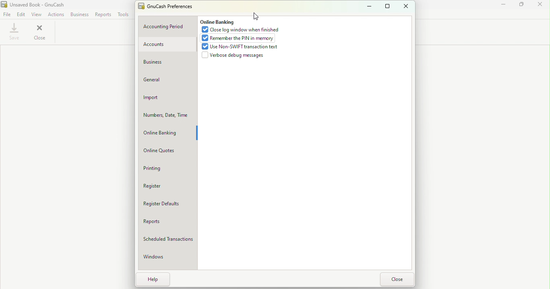  I want to click on Printing, so click(163, 169).